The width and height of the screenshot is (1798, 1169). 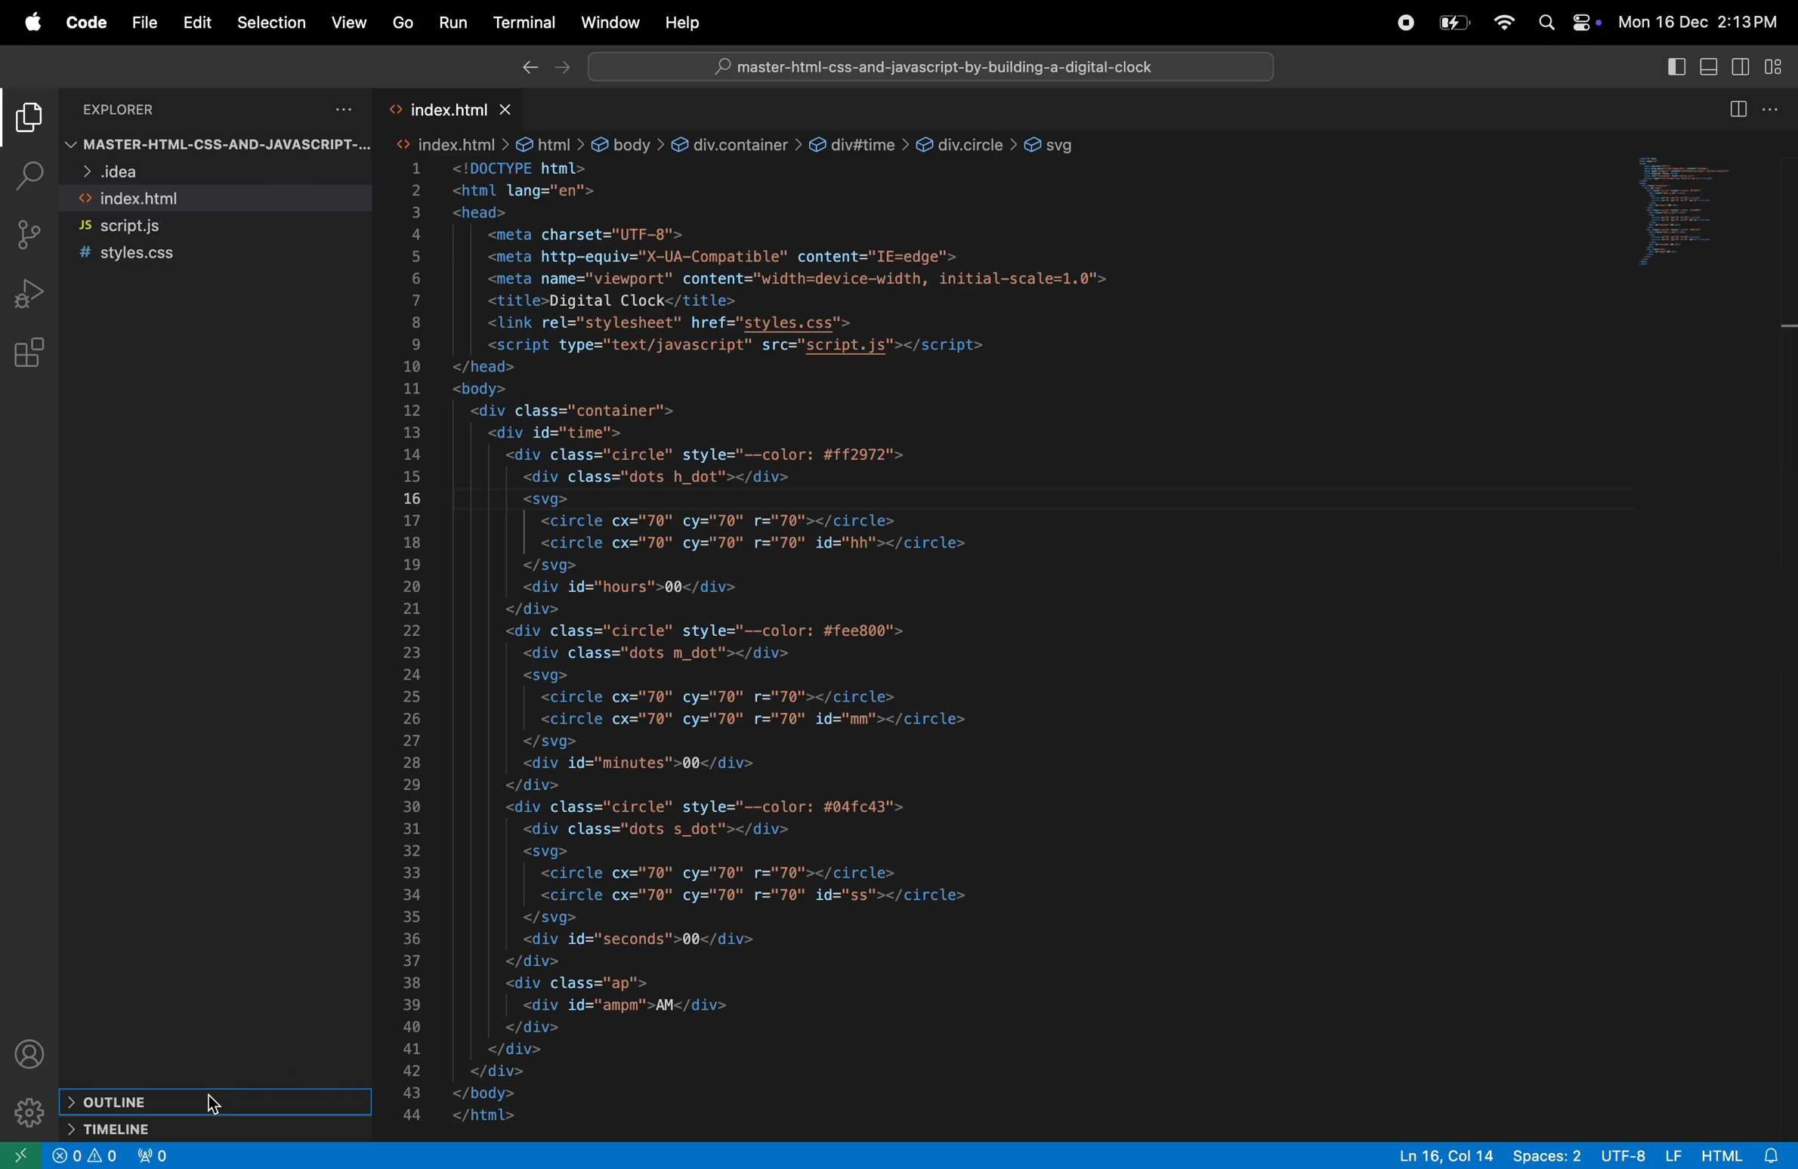 What do you see at coordinates (1055, 144) in the screenshot?
I see `svg` at bounding box center [1055, 144].